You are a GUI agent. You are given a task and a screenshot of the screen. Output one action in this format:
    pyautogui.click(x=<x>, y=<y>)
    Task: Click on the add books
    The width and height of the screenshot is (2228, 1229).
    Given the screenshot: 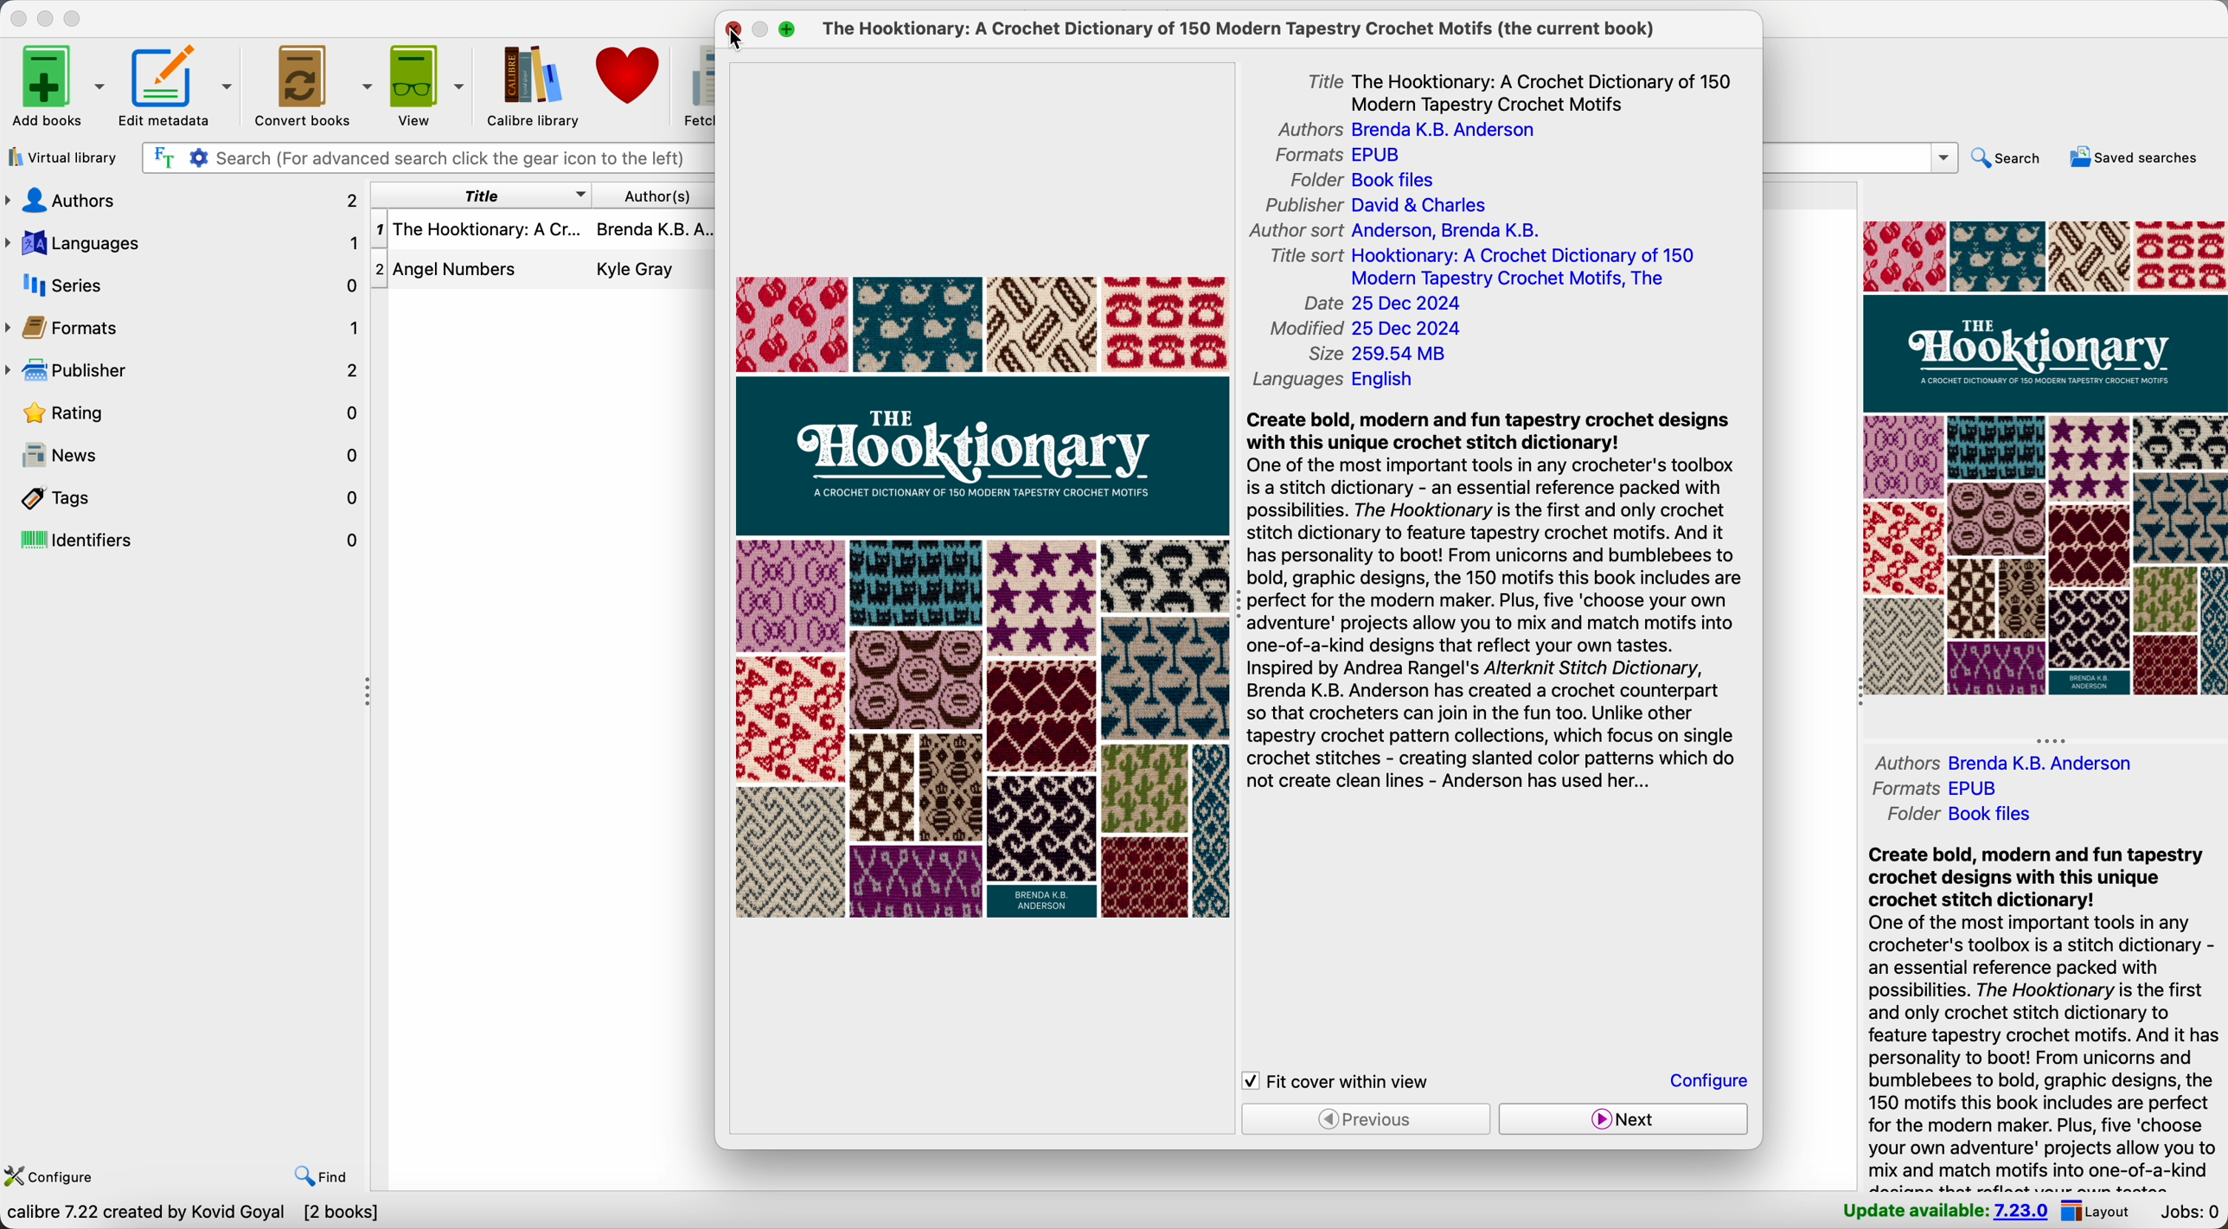 What is the action you would take?
    pyautogui.click(x=57, y=88)
    